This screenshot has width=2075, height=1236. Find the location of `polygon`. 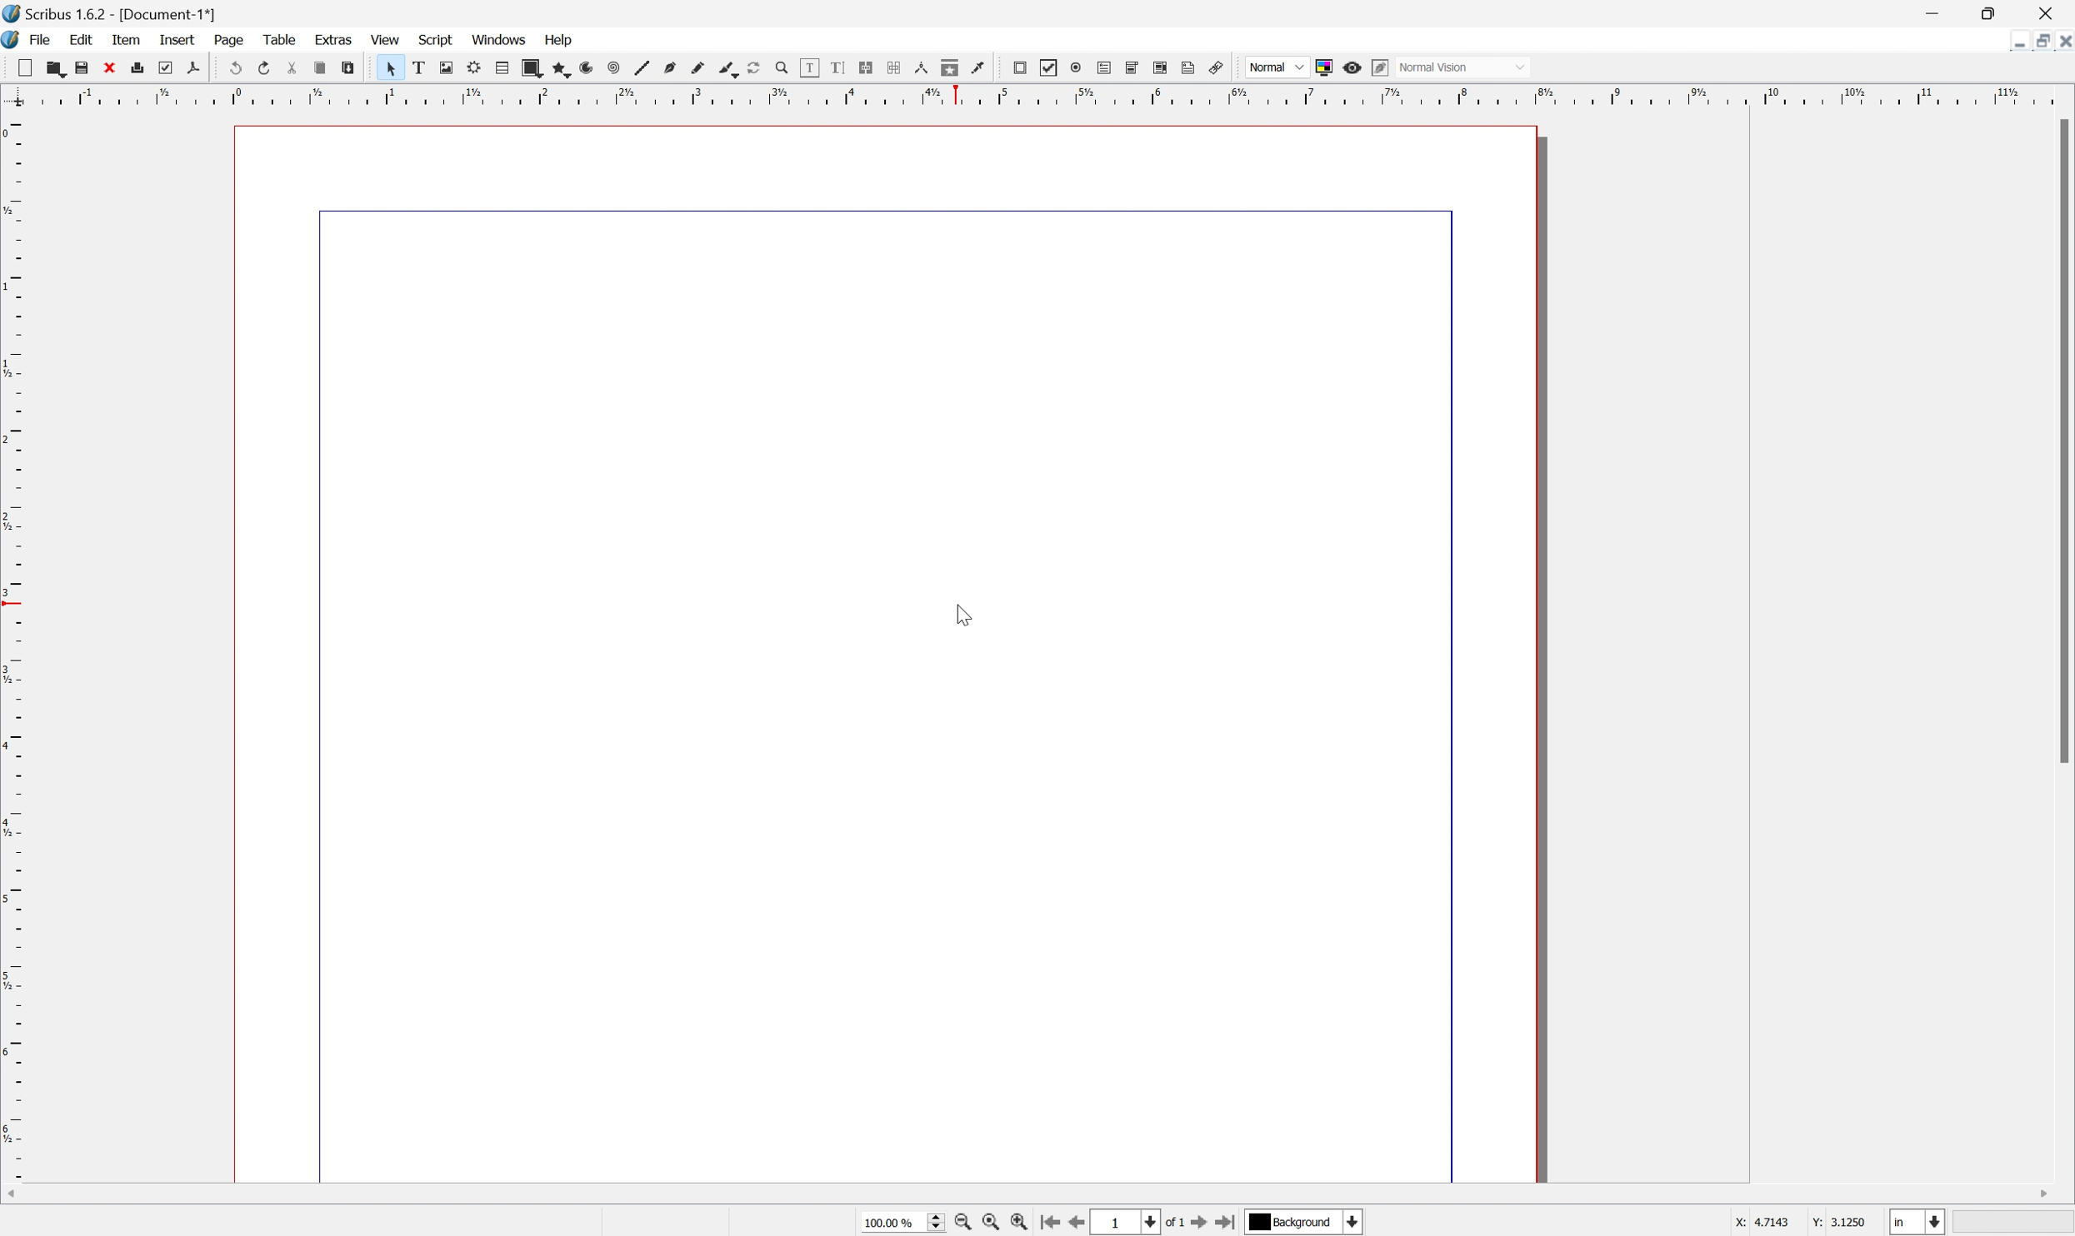

polygon is located at coordinates (559, 67).